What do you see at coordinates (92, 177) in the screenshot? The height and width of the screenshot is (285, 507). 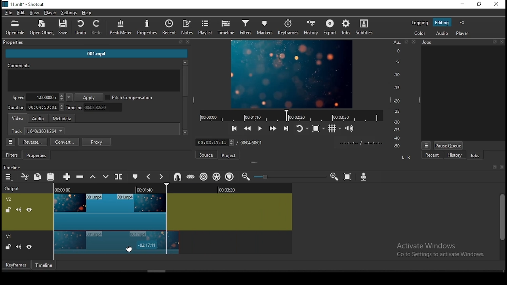 I see `lift` at bounding box center [92, 177].